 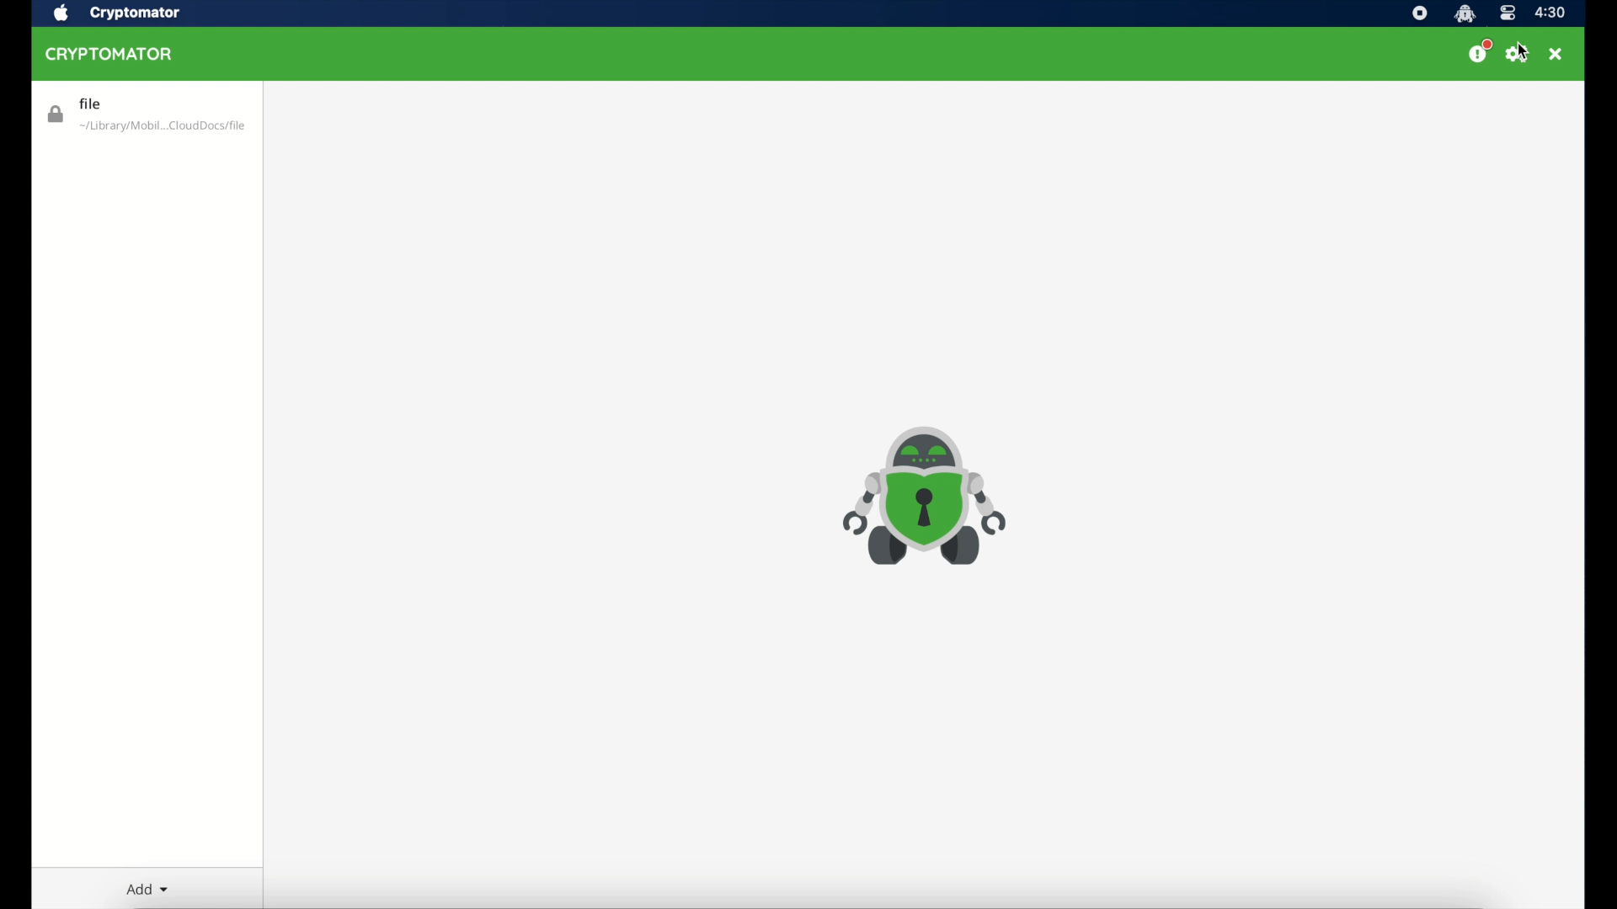 I want to click on preferences, so click(x=1516, y=53).